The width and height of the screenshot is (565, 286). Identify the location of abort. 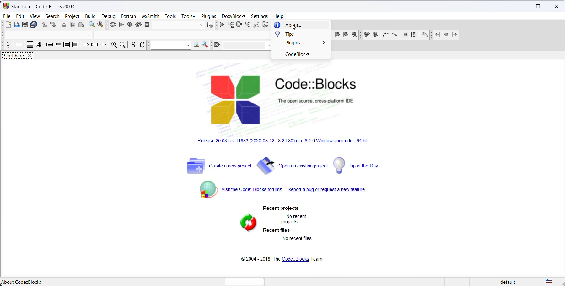
(149, 25).